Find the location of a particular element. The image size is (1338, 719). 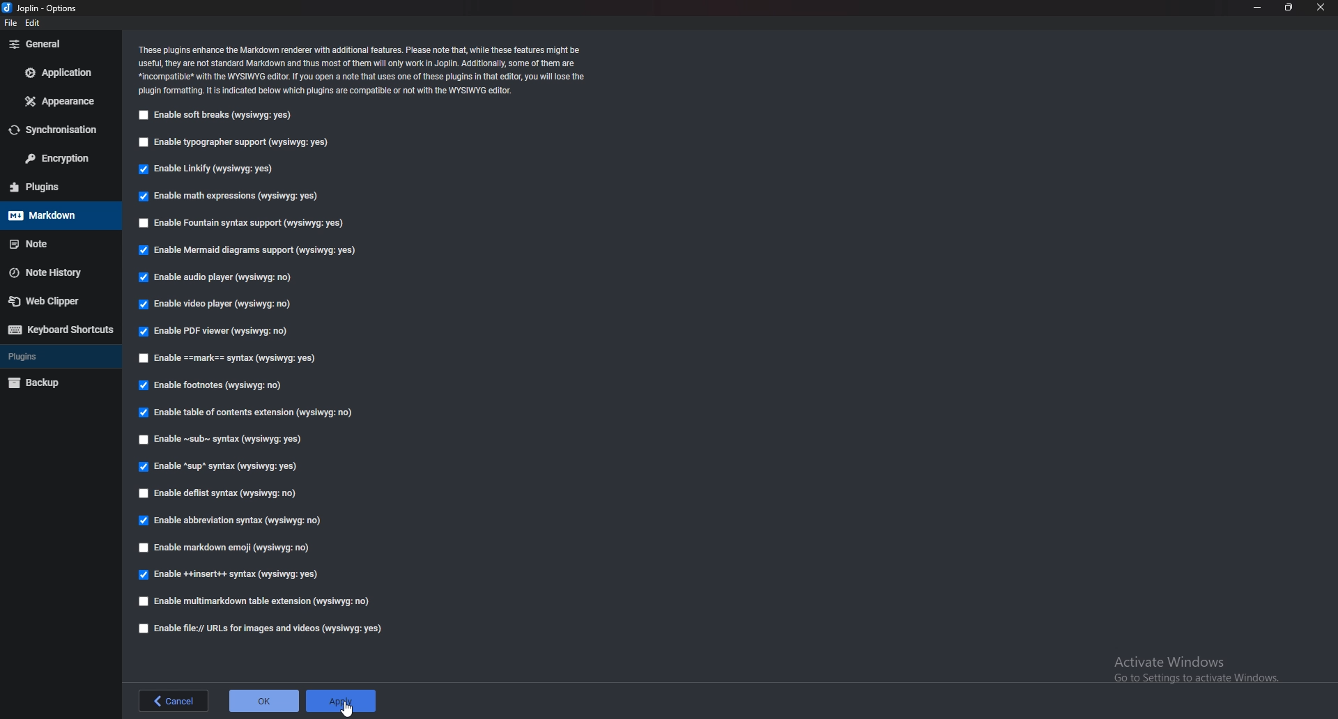

Enable sup syntax is located at coordinates (217, 467).